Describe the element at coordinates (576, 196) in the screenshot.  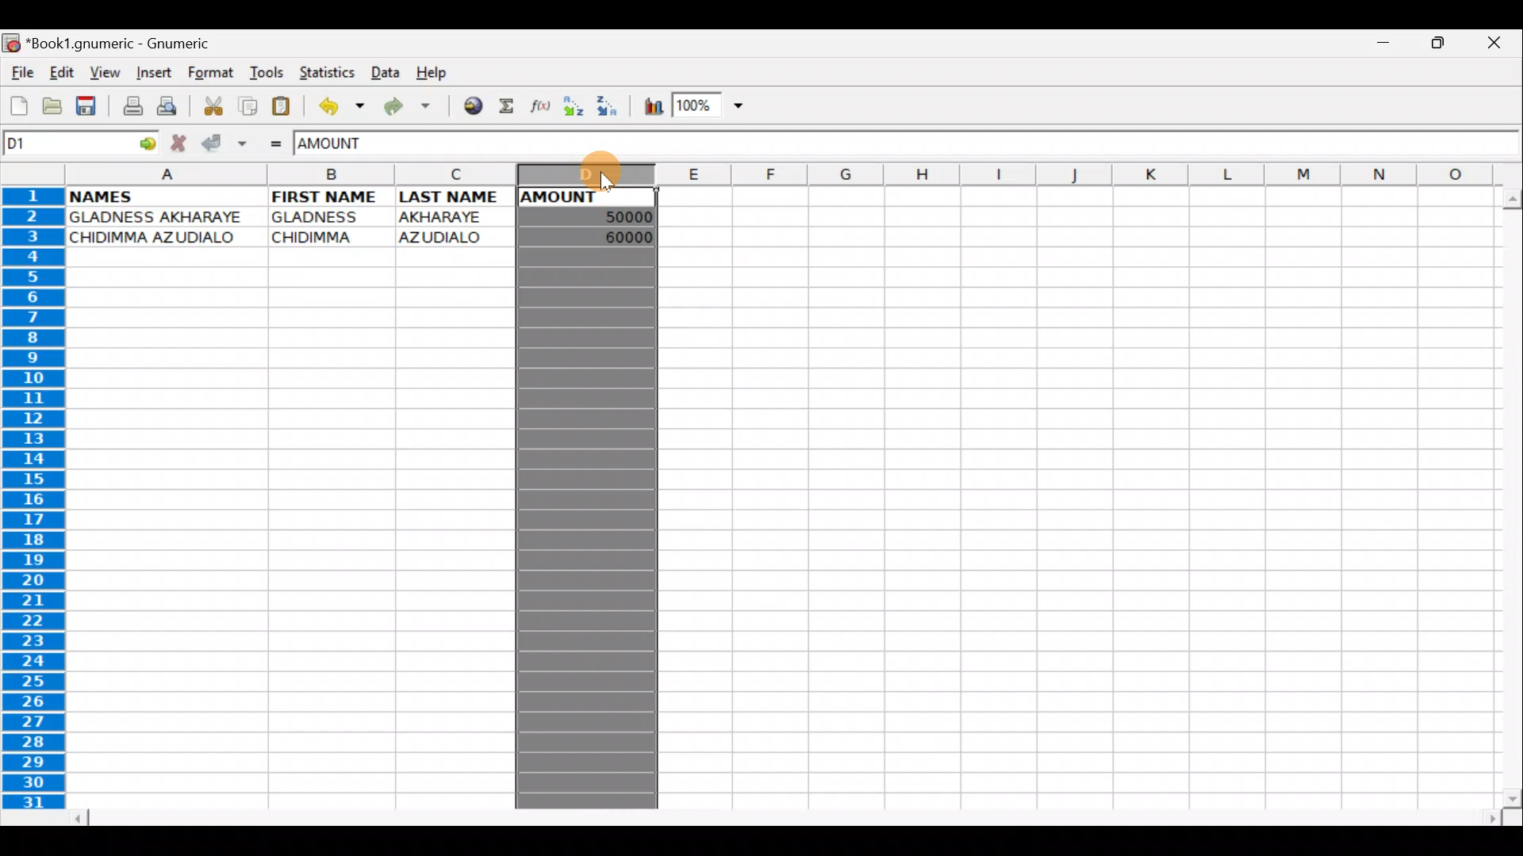
I see `AMOUNT` at that location.